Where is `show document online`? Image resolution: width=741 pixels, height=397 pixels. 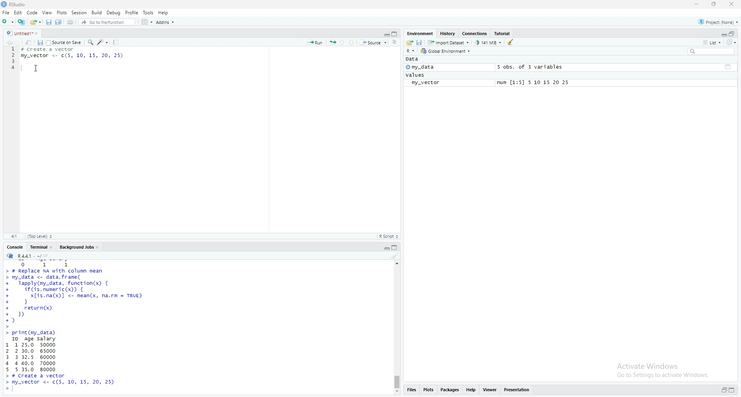
show document online is located at coordinates (397, 43).